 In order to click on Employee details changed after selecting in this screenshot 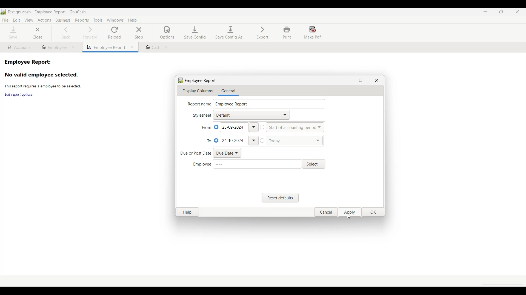, I will do `click(257, 164)`.